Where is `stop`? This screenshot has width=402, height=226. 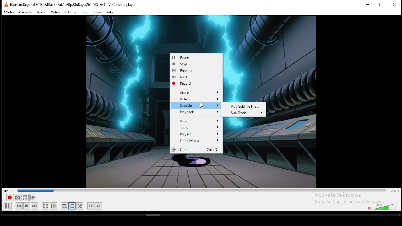
stop is located at coordinates (26, 206).